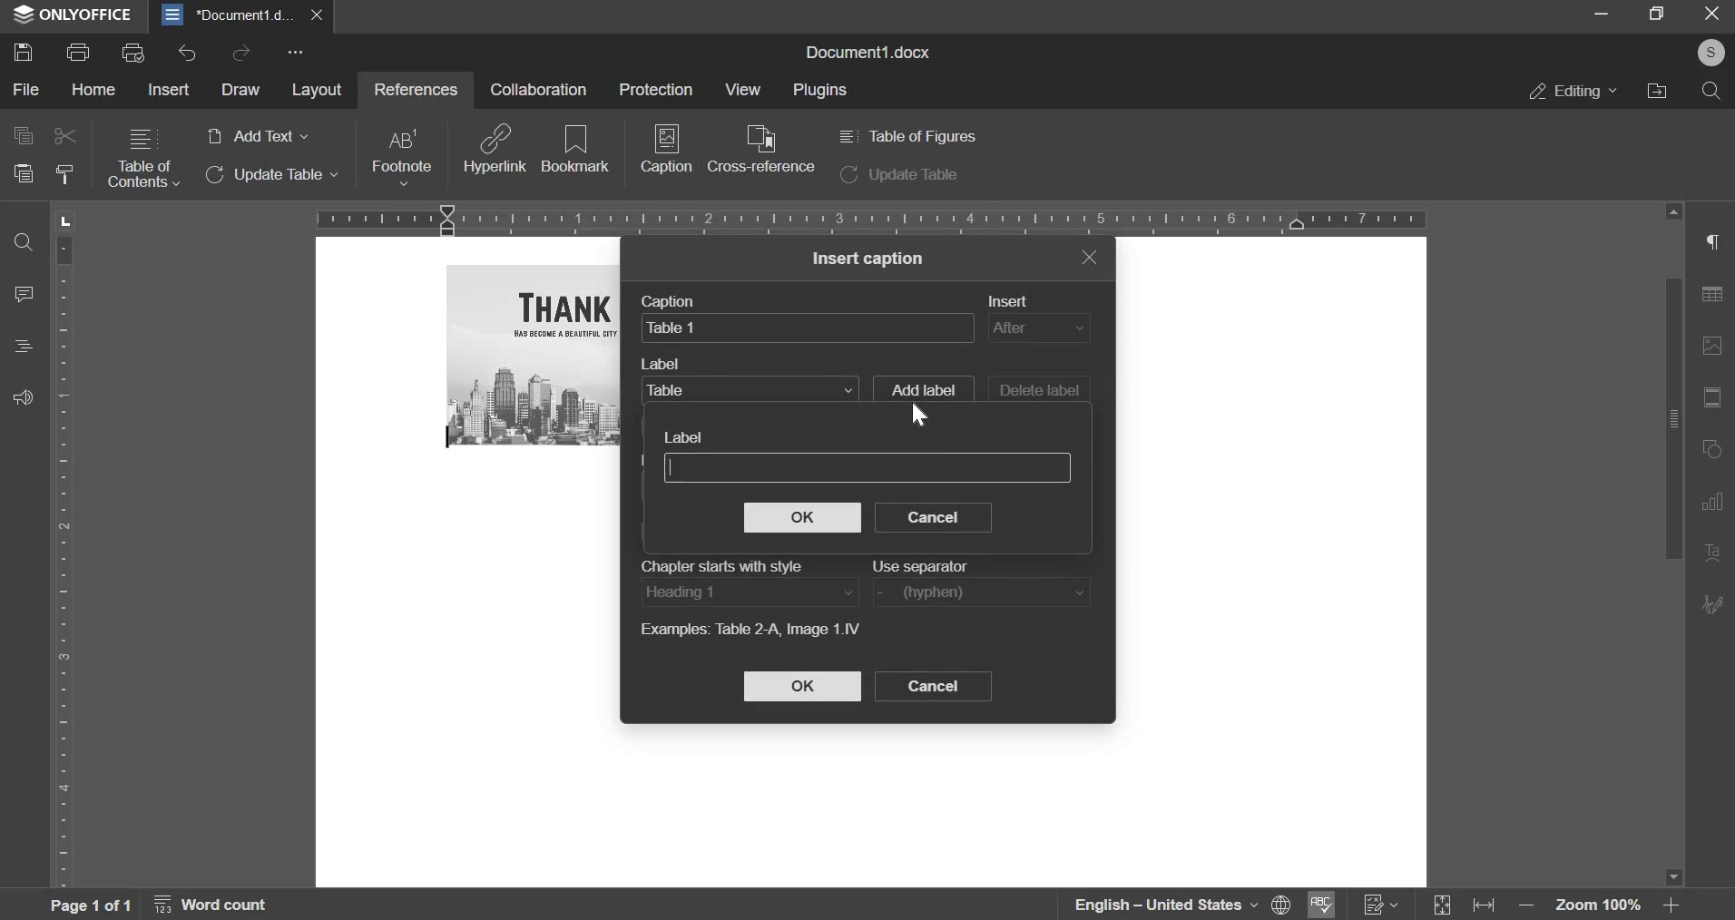 The width and height of the screenshot is (1735, 920). I want to click on home, so click(94, 90).